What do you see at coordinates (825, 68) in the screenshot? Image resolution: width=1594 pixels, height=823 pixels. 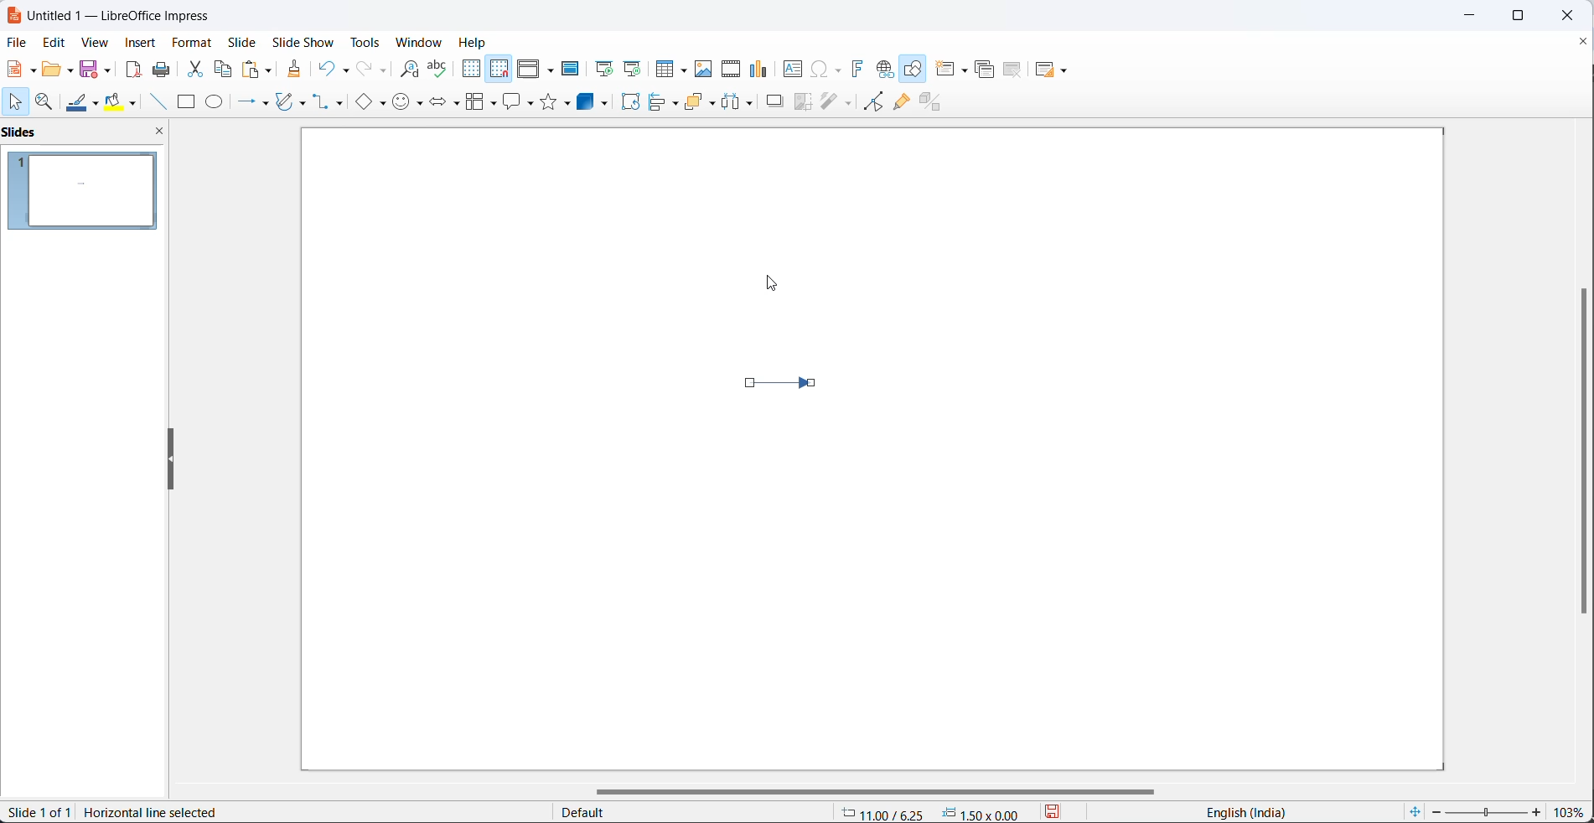 I see `insert special characters` at bounding box center [825, 68].